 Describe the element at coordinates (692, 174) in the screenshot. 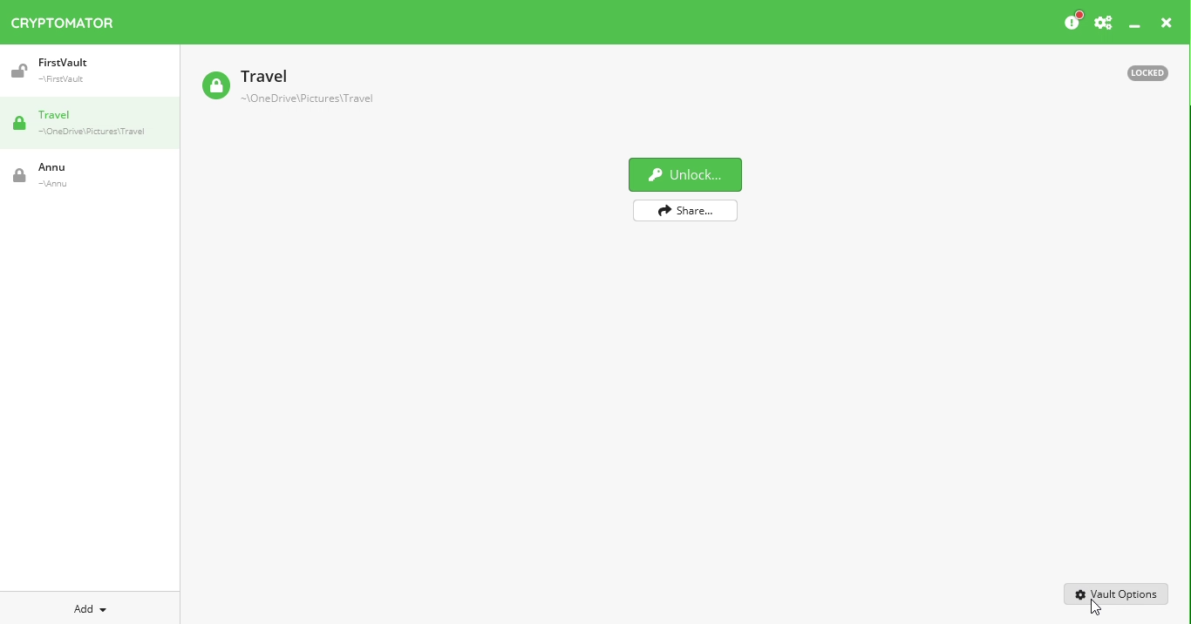

I see `Unlock vault` at that location.